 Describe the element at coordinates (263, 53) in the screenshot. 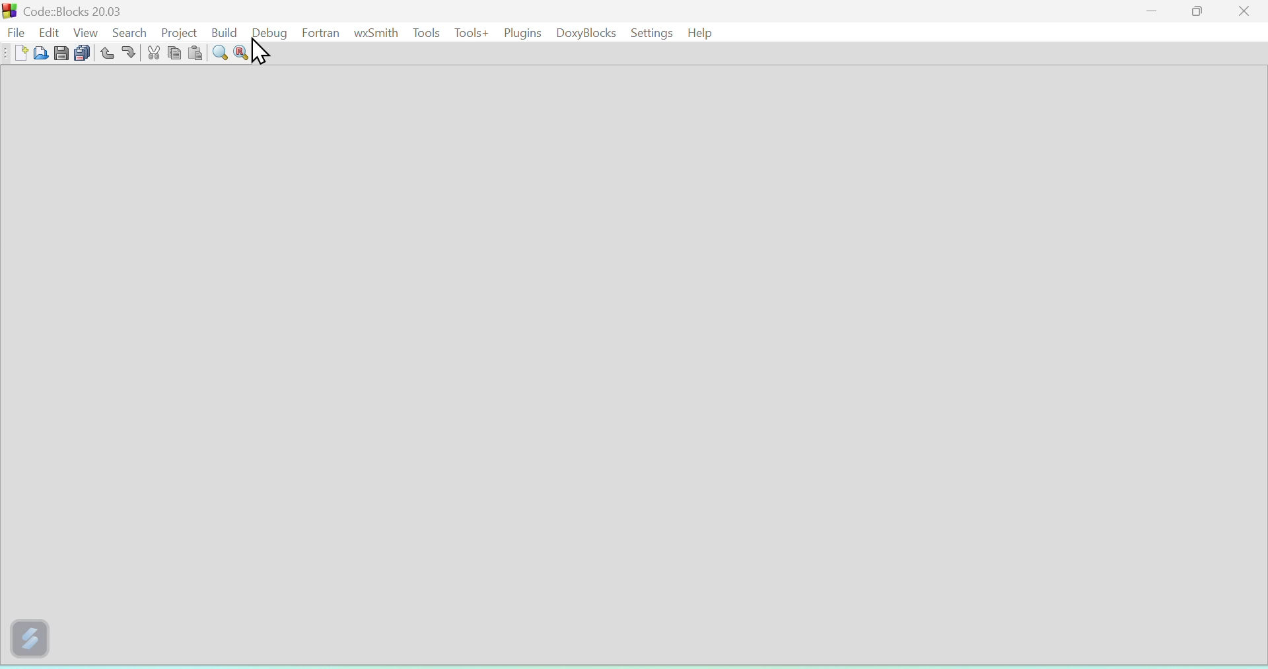

I see `cursor` at that location.